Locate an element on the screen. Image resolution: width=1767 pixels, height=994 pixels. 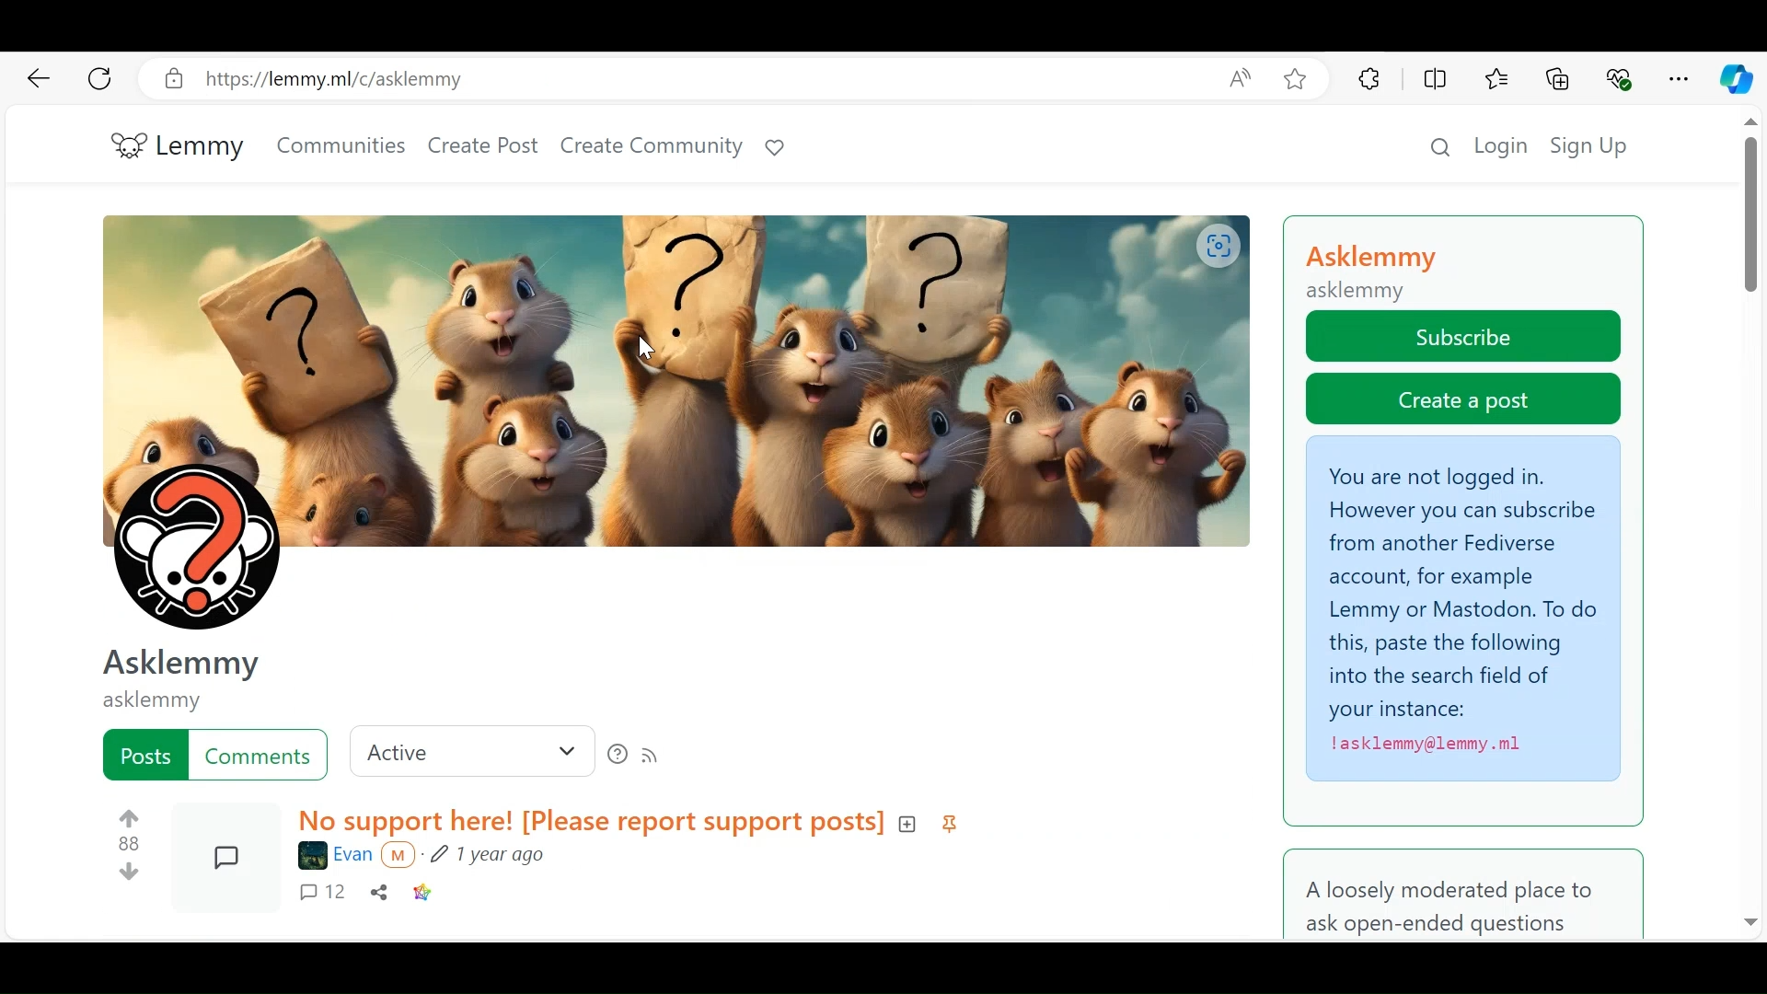
Support lemmy is located at coordinates (776, 147).